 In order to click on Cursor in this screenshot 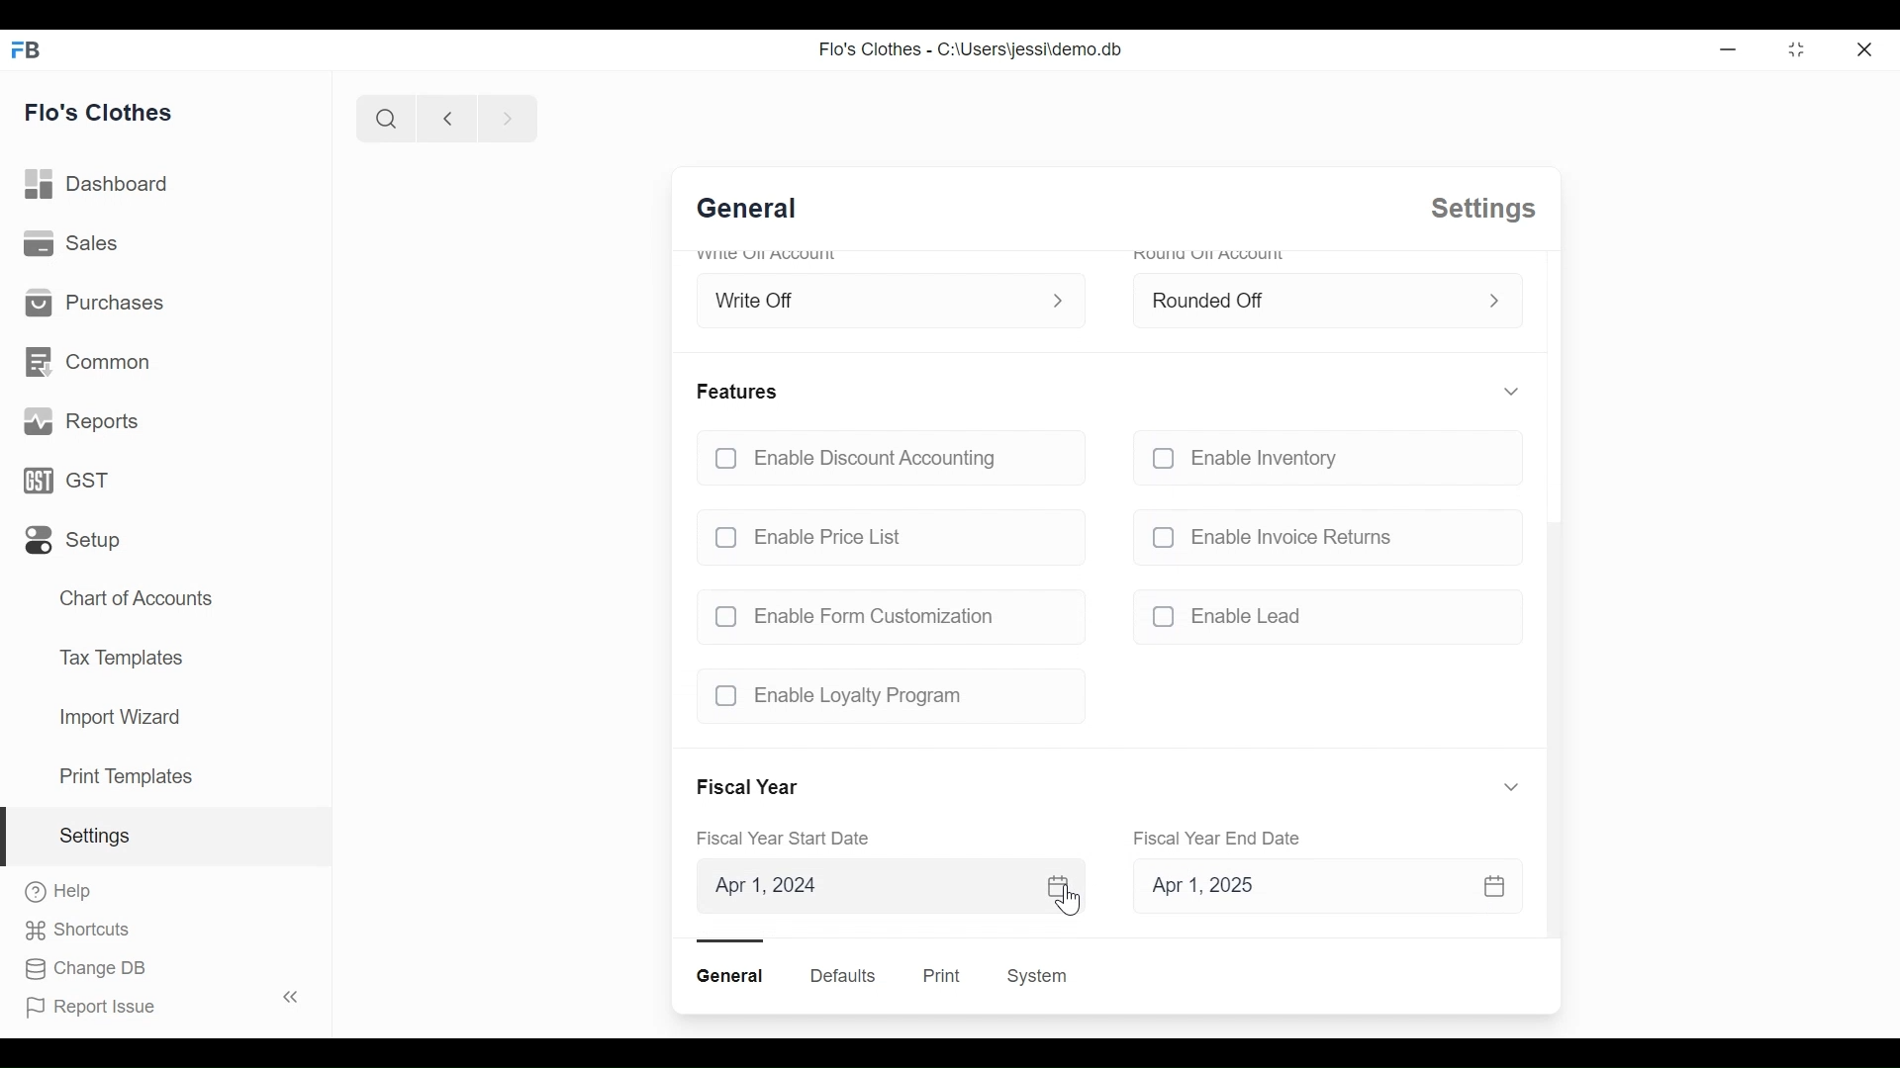, I will do `click(1071, 901)`.